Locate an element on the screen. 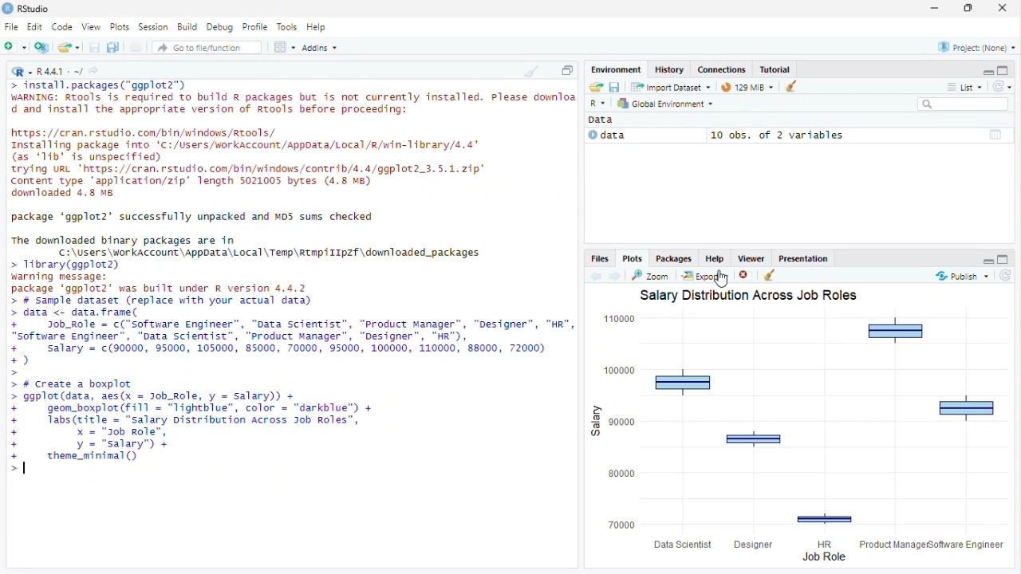  plots is located at coordinates (633, 258).